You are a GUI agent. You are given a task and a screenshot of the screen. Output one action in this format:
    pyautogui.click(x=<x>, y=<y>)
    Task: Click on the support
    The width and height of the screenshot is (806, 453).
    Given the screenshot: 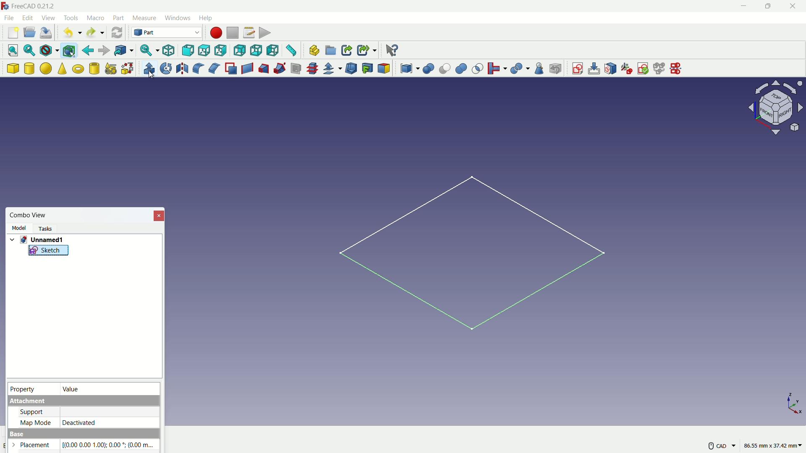 What is the action you would take?
    pyautogui.click(x=31, y=411)
    